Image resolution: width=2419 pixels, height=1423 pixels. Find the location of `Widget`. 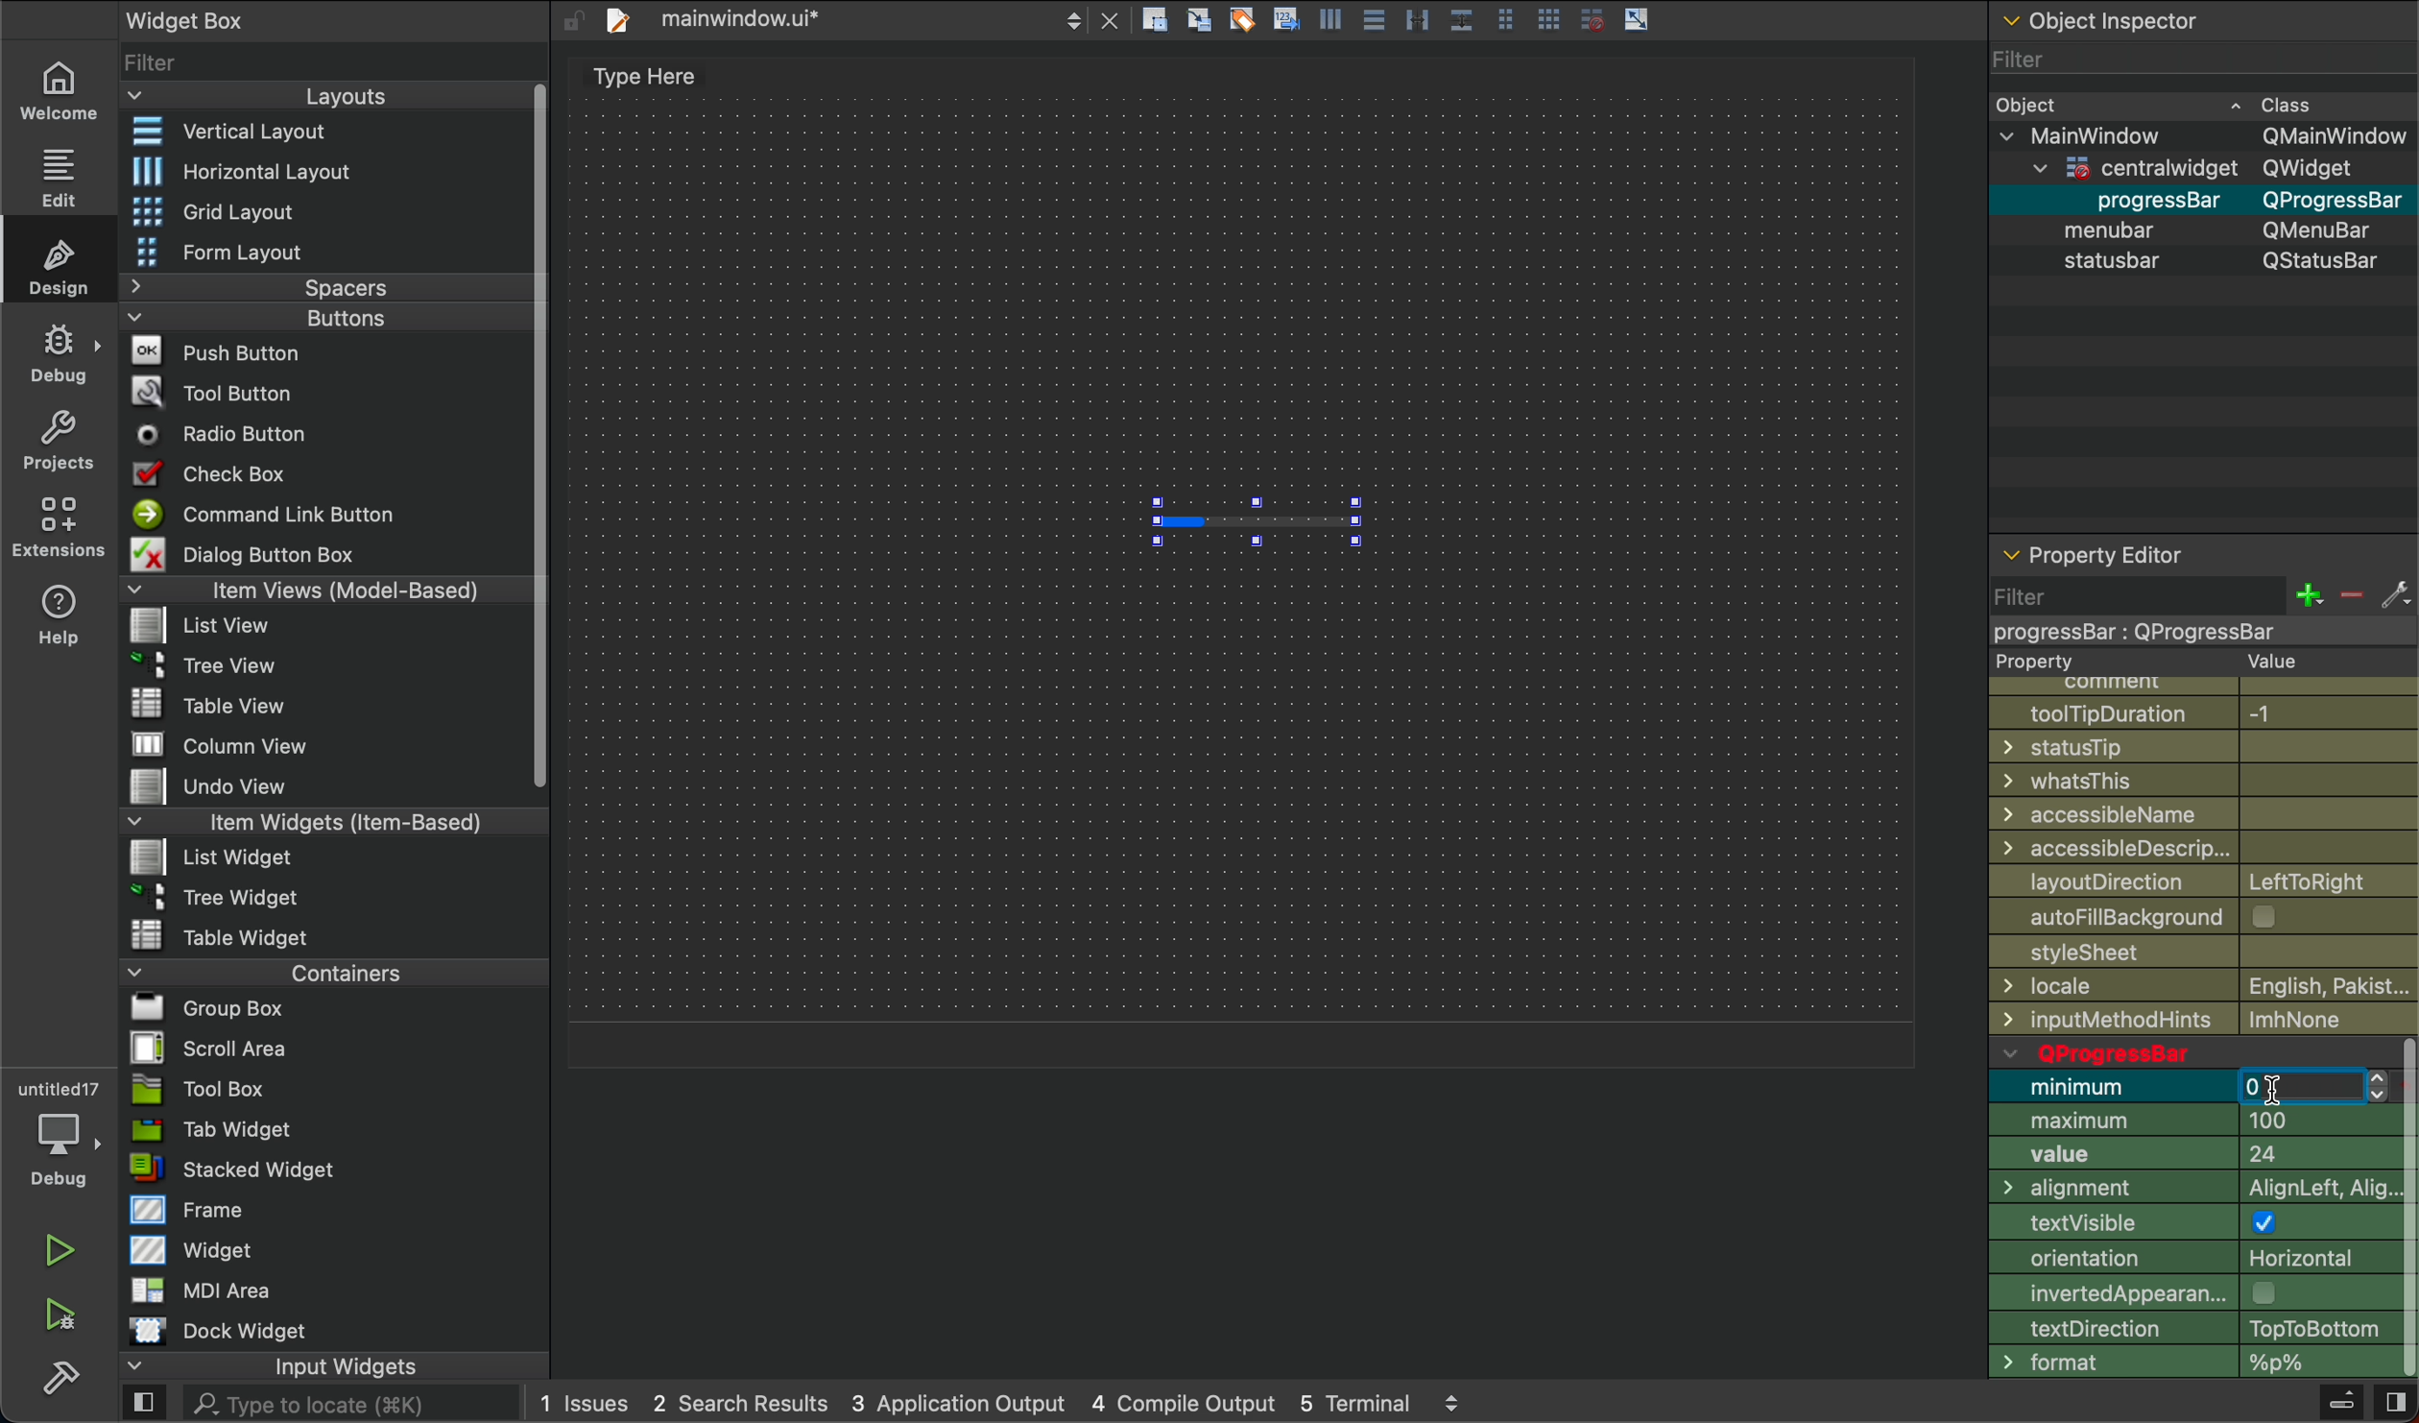

Widget is located at coordinates (196, 1248).